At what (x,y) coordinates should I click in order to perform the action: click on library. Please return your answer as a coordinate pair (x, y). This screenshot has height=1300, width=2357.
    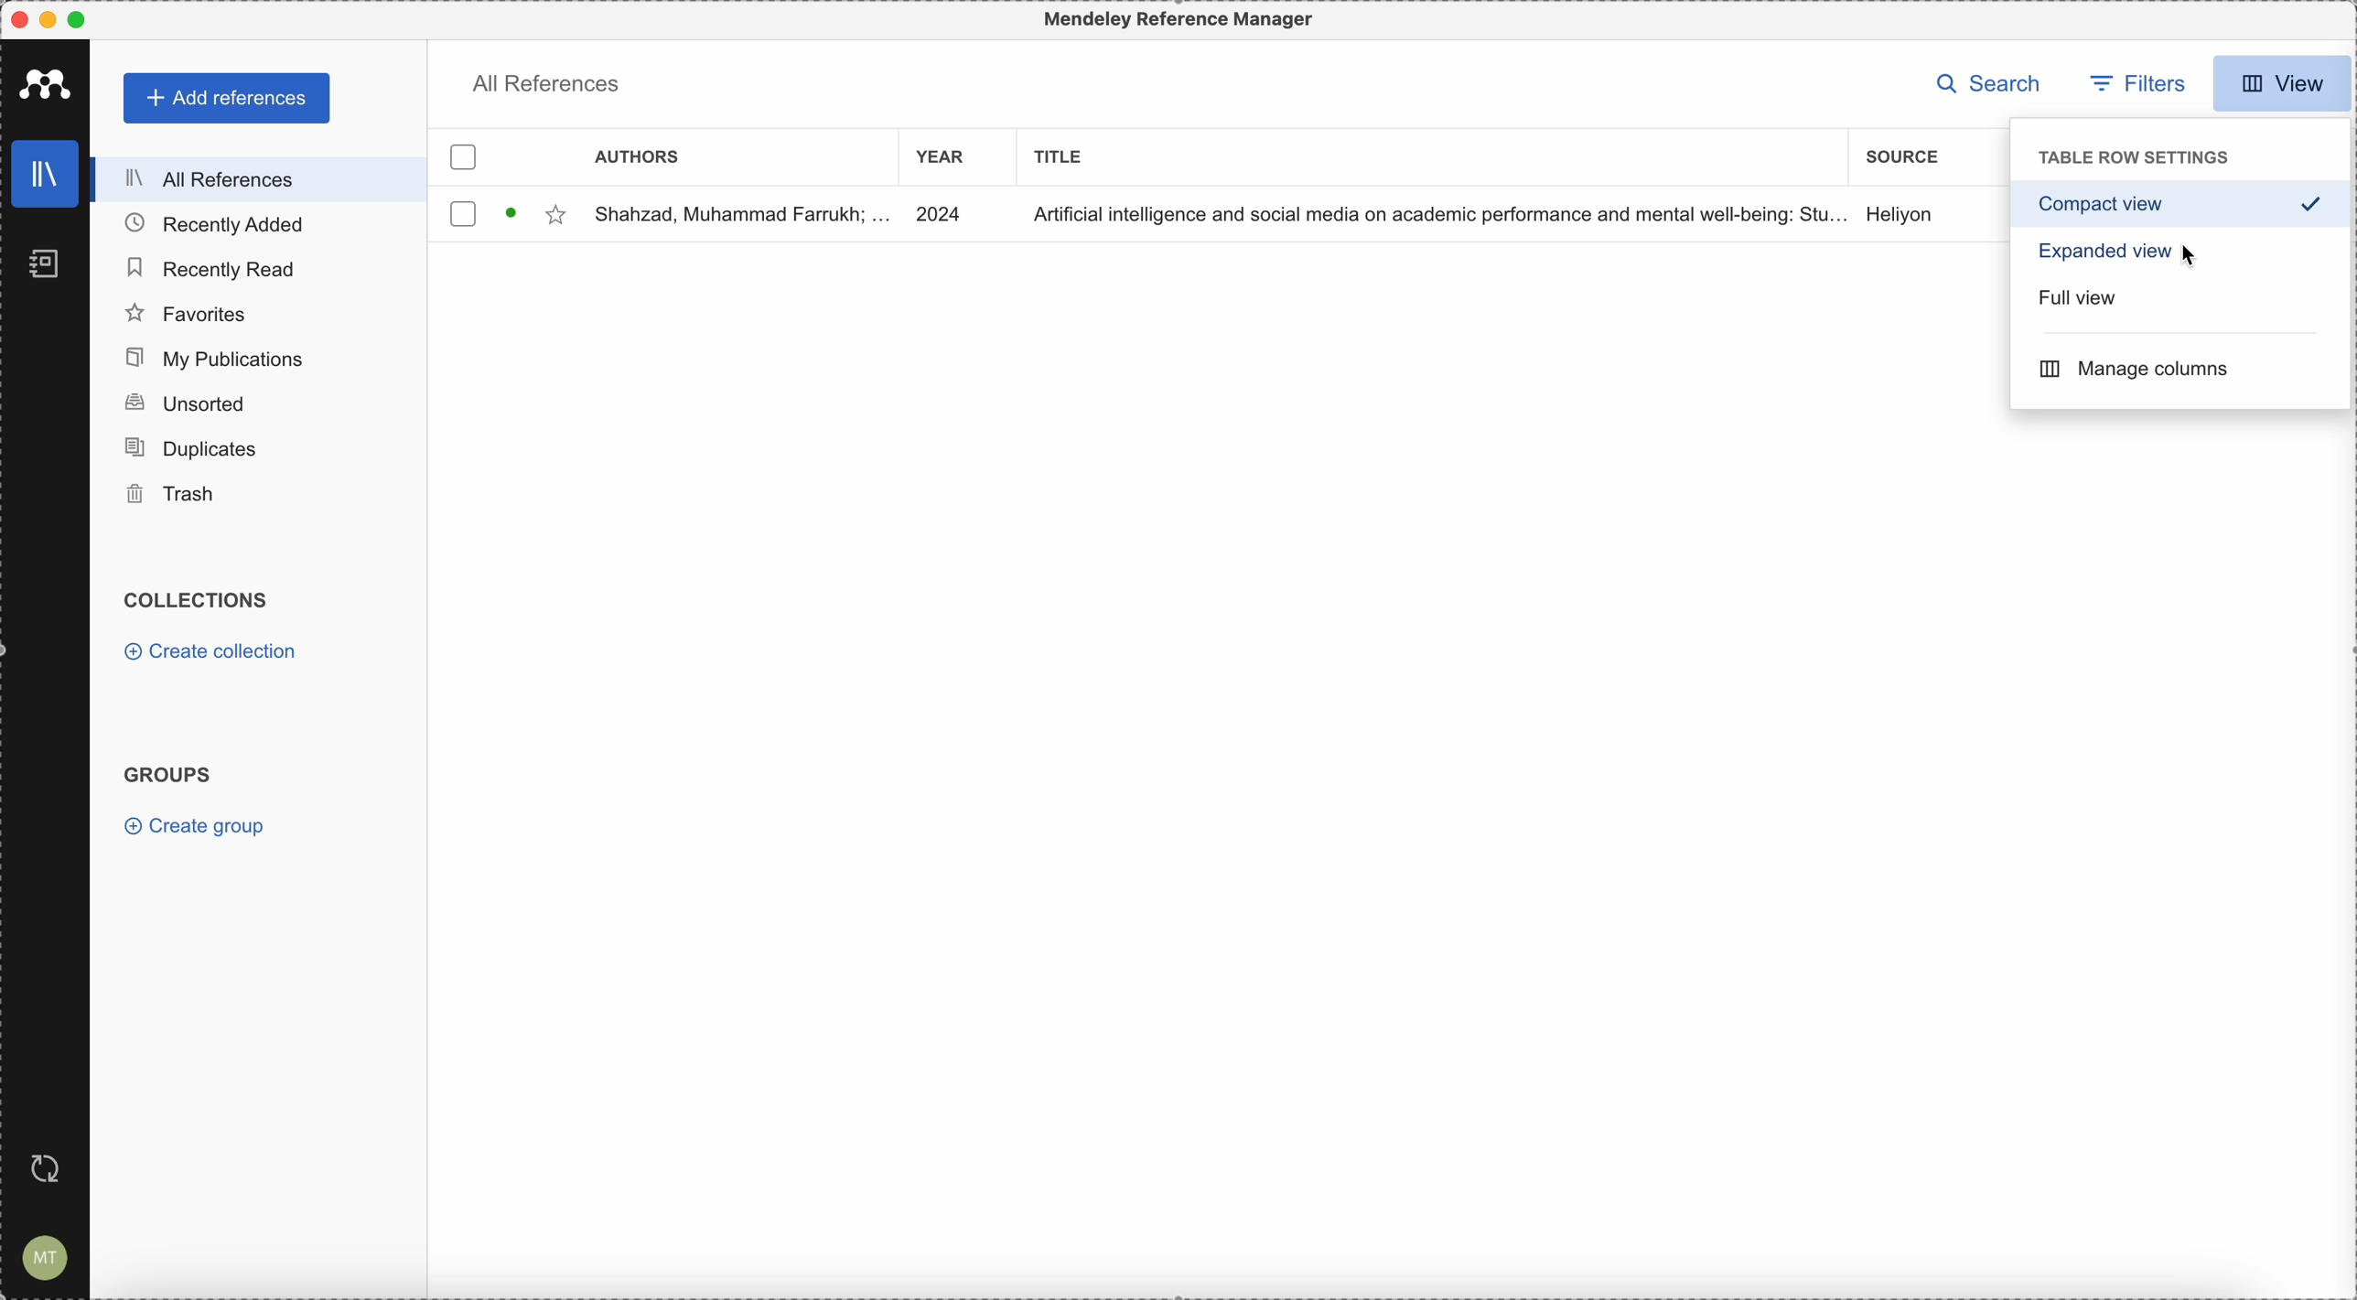
    Looking at the image, I should click on (46, 174).